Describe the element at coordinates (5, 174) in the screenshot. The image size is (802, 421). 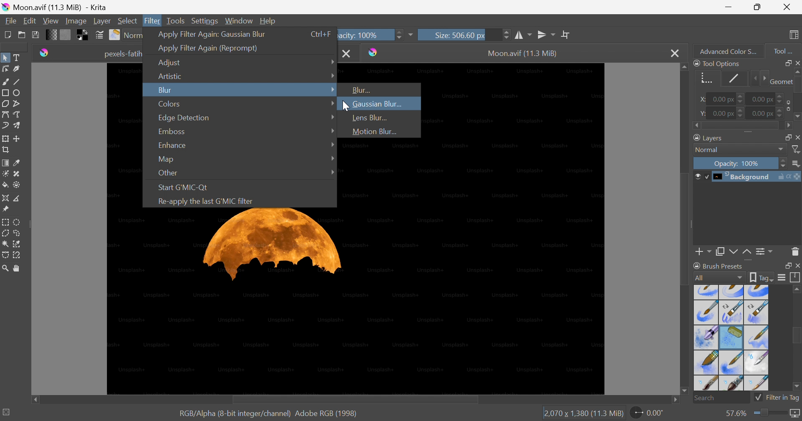
I see `Colorize mask tool` at that location.